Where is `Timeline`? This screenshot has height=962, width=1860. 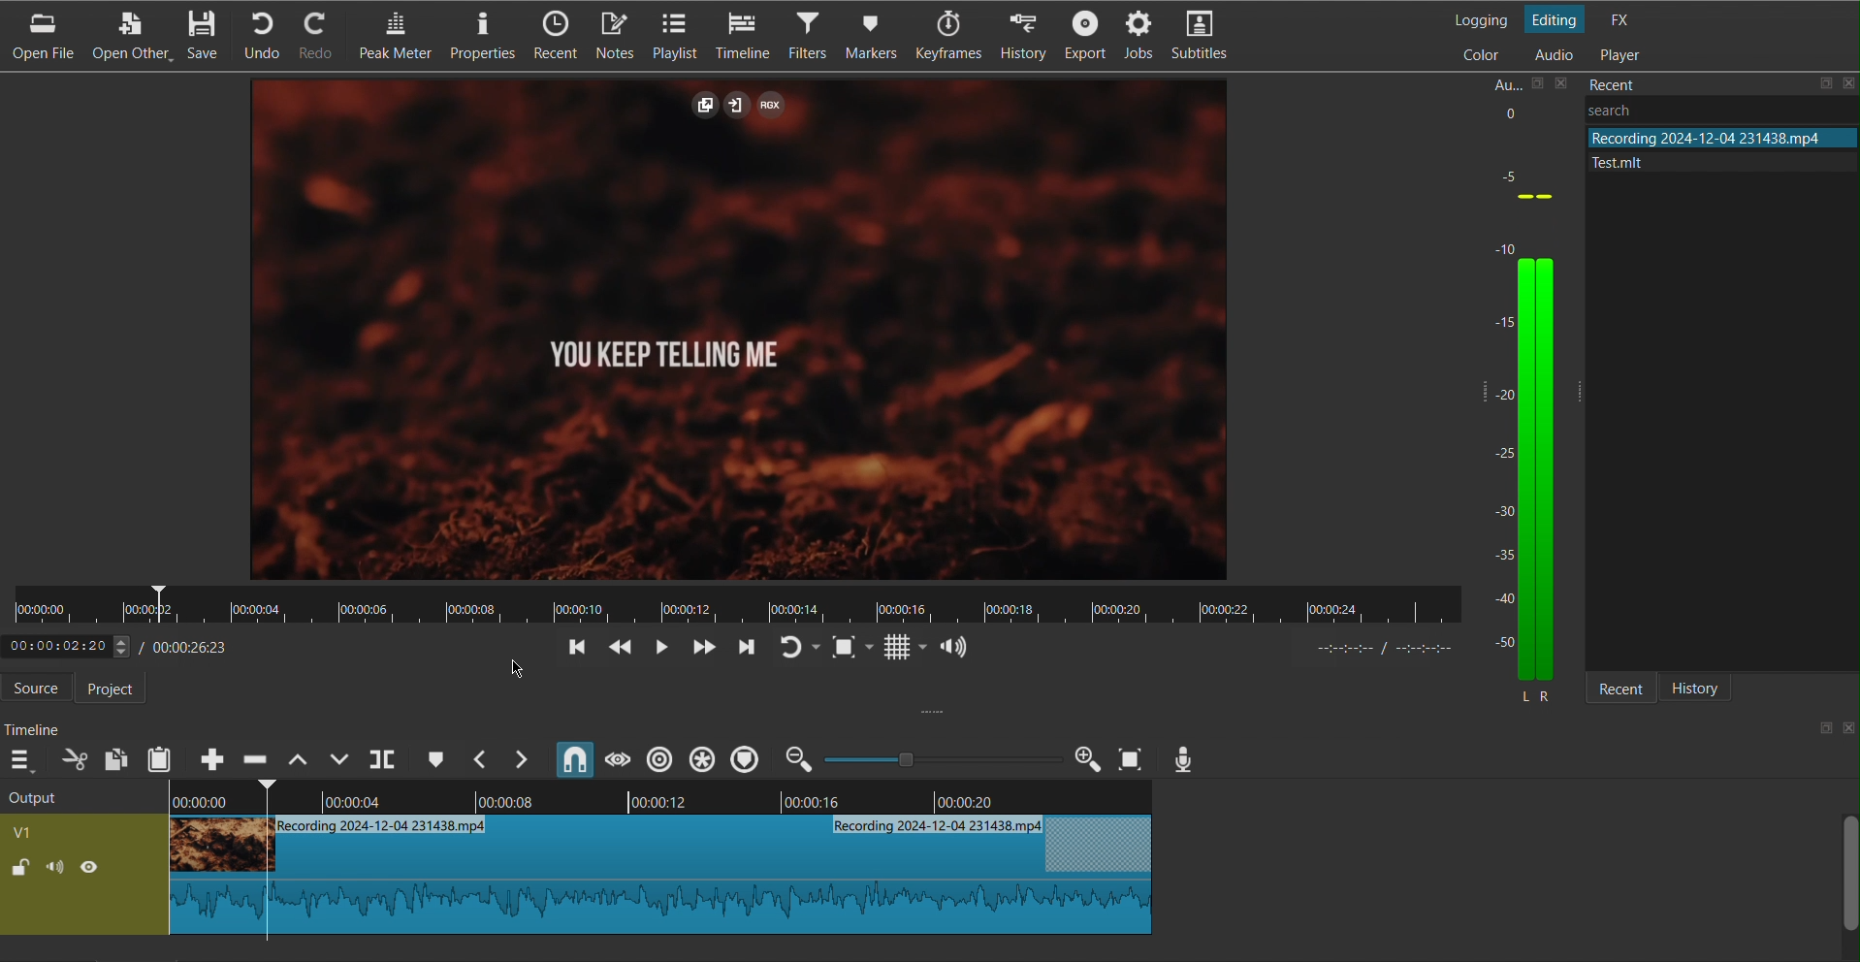 Timeline is located at coordinates (737, 605).